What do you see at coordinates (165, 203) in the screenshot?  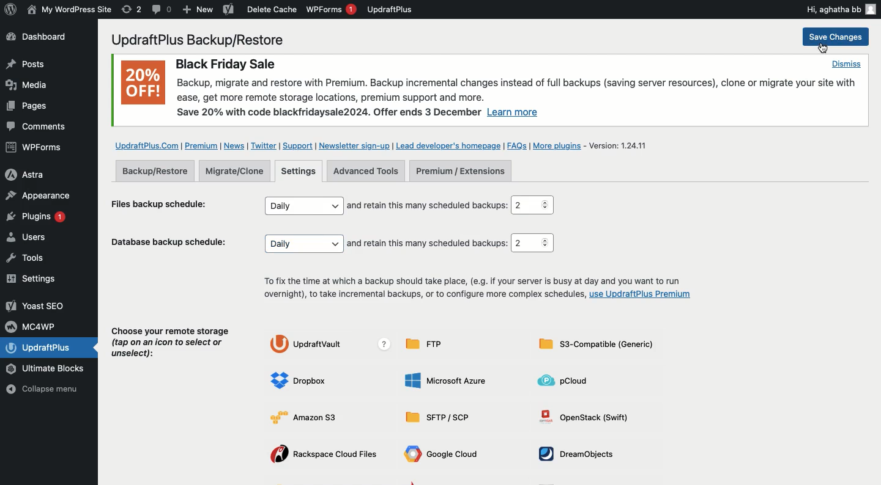 I see `Files backup schedule` at bounding box center [165, 203].